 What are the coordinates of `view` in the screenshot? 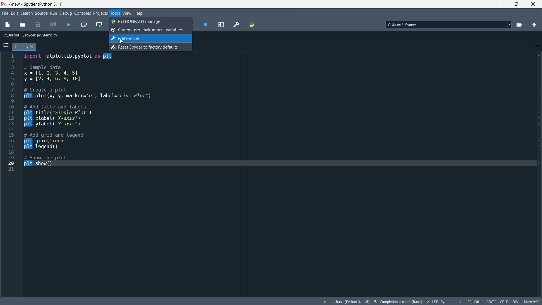 It's located at (127, 14).